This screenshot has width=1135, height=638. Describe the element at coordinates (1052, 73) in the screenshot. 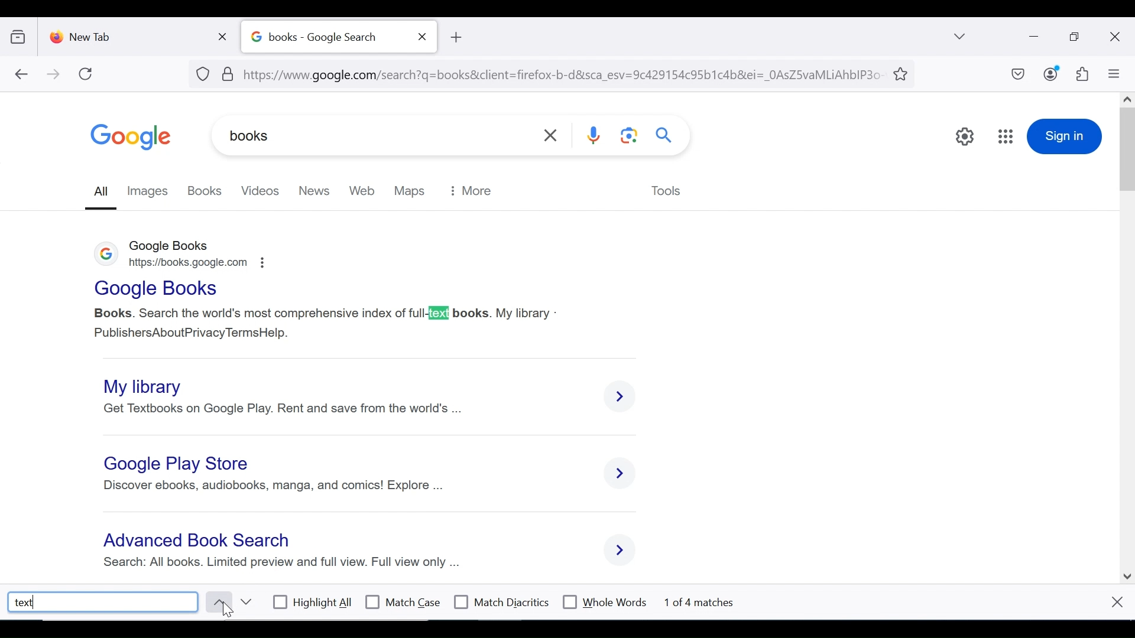

I see `account` at that location.